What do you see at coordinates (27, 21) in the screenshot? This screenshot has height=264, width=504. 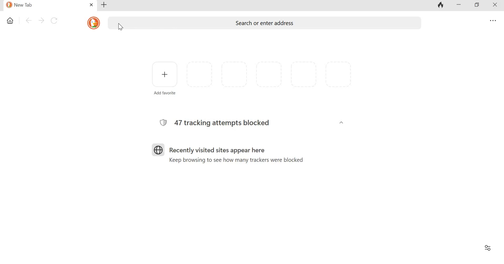 I see `Go back one page` at bounding box center [27, 21].